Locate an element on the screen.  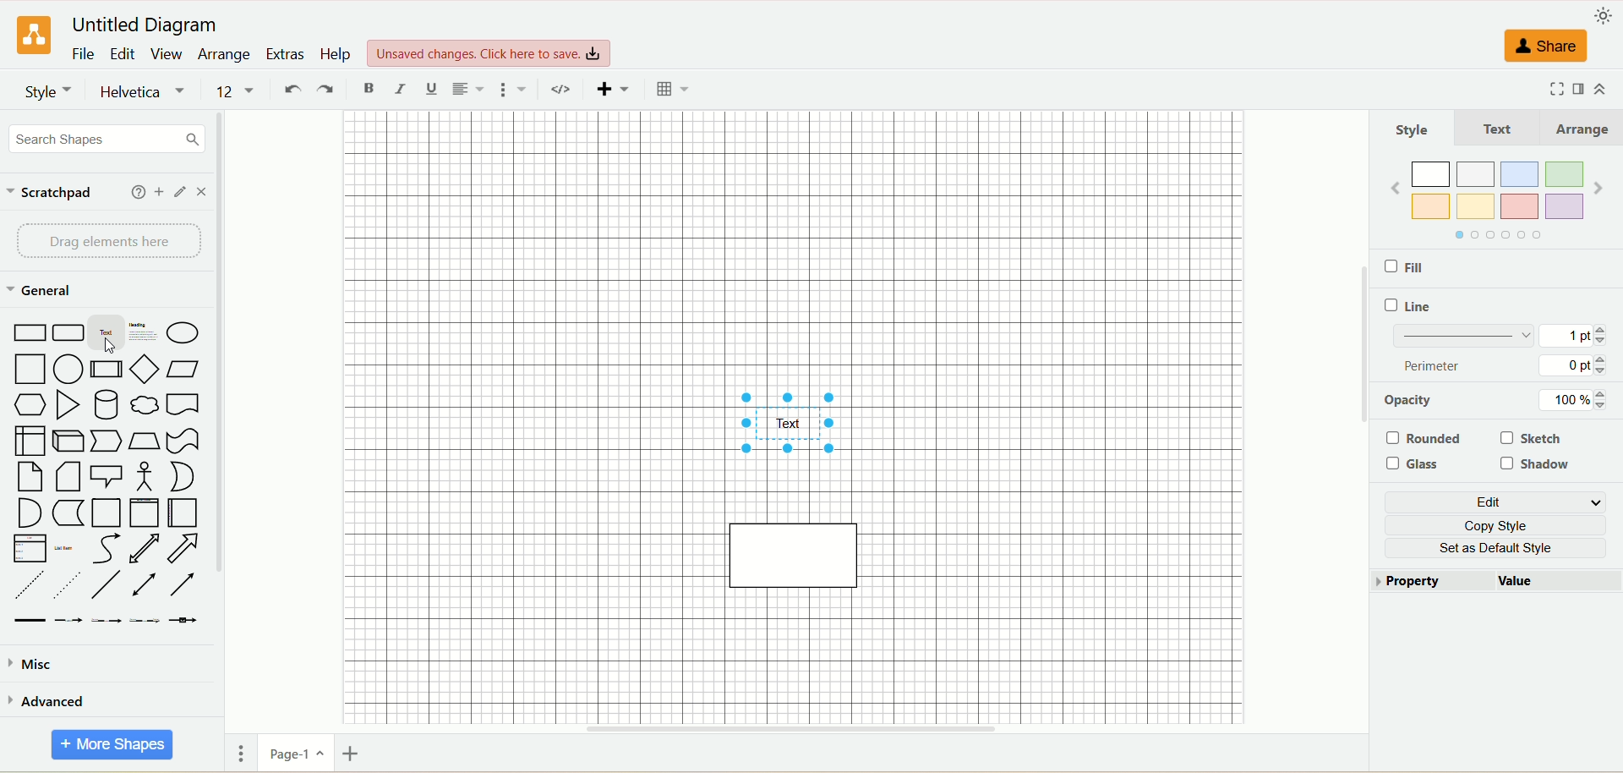
container is located at coordinates (106, 513).